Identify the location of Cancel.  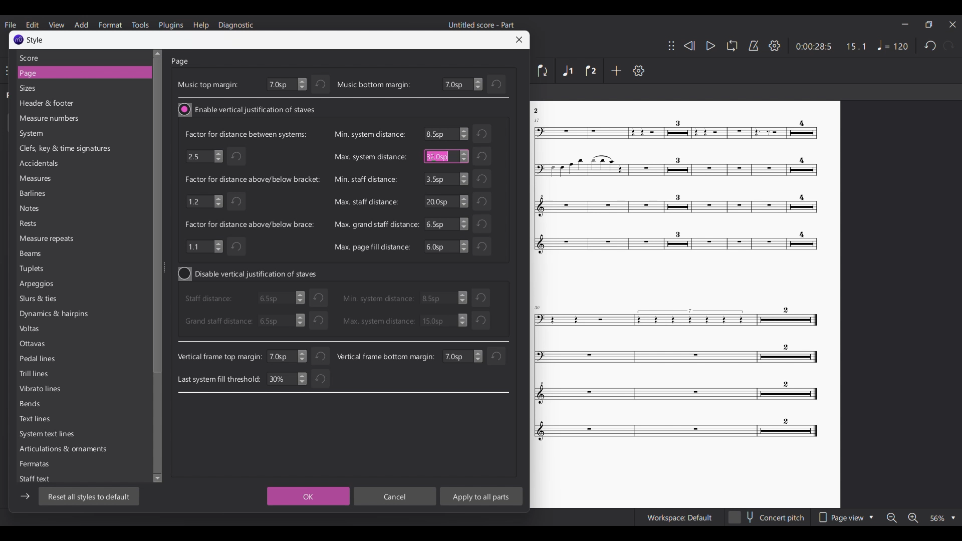
(395, 496).